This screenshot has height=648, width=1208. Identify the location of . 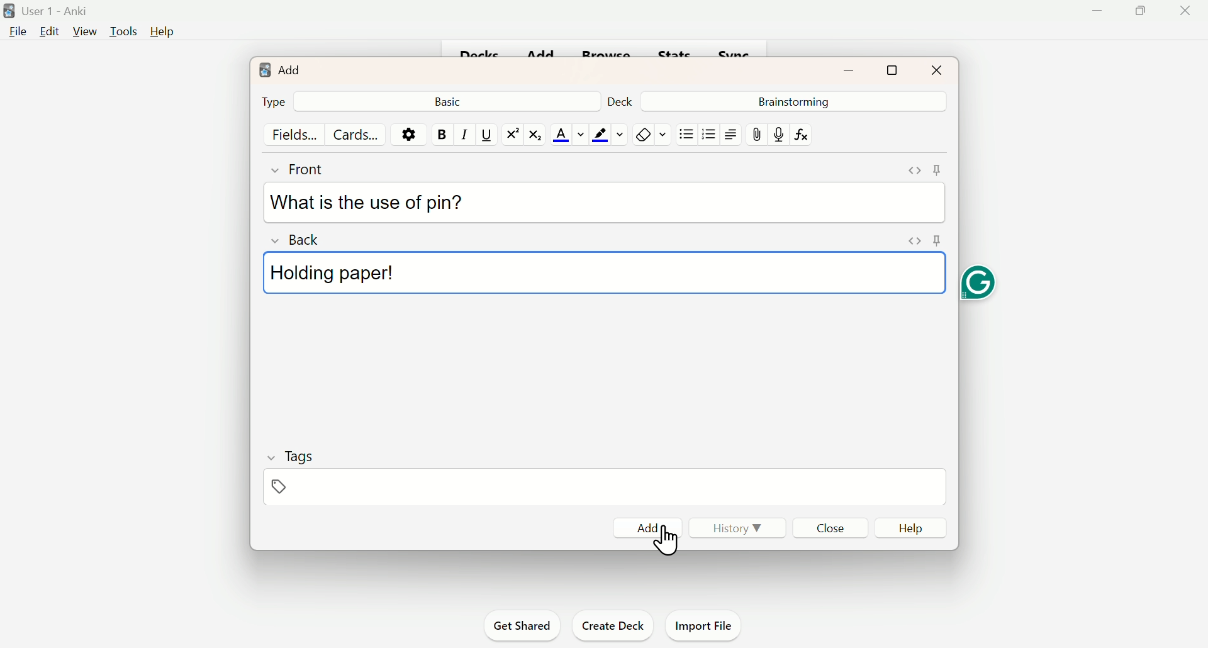
(165, 31).